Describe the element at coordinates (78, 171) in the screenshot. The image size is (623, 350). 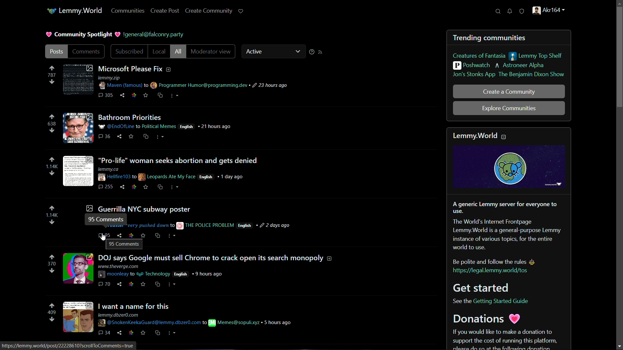
I see `post image` at that location.